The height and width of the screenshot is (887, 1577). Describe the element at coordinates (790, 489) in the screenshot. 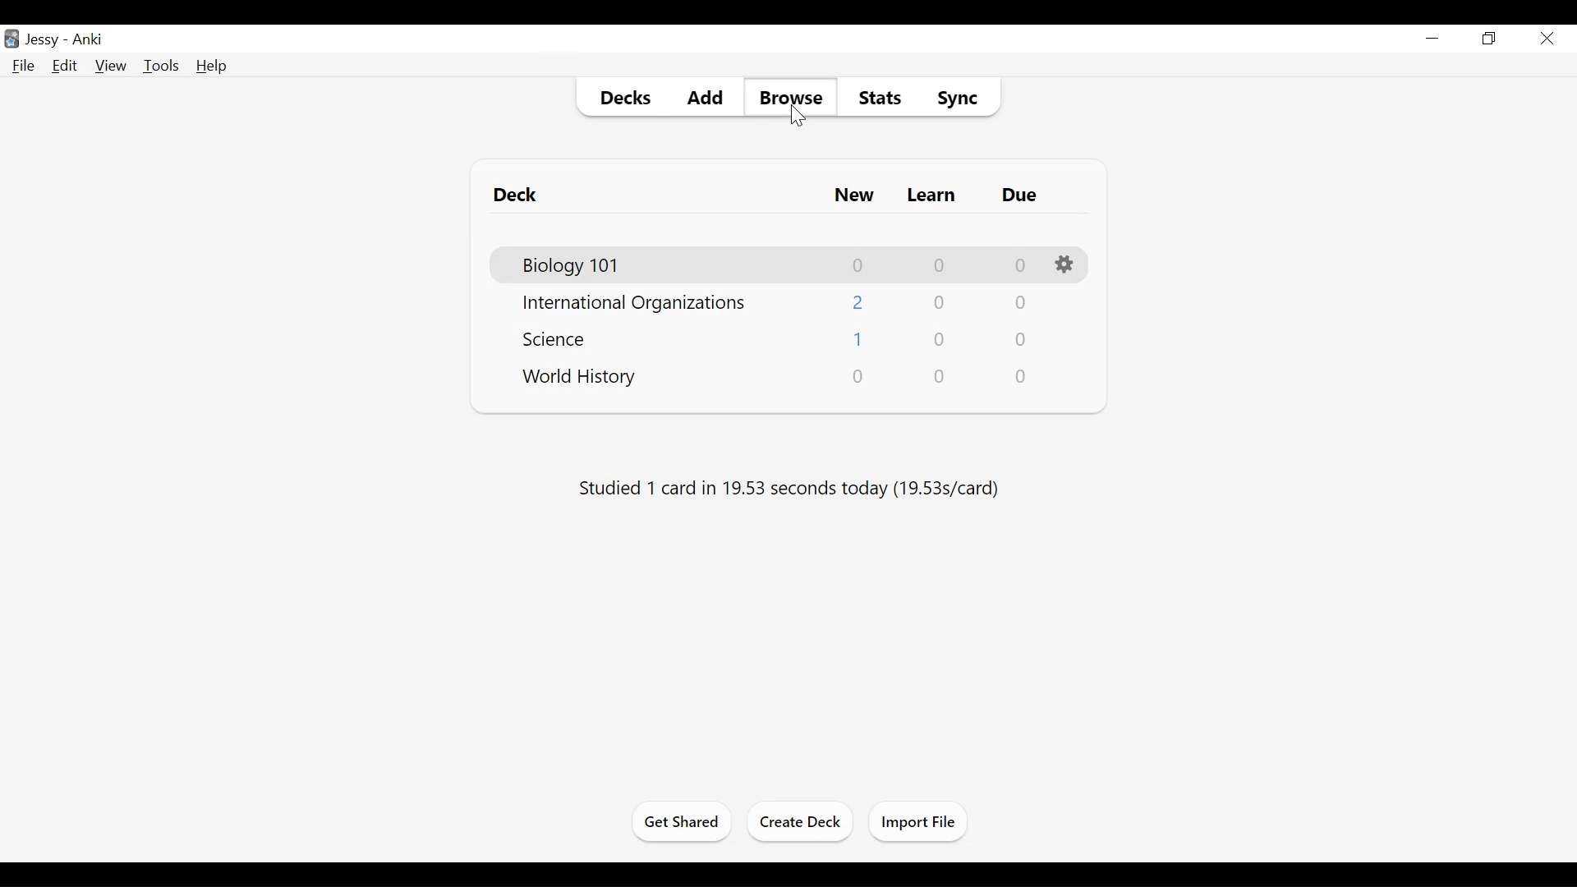

I see `Studied number of cards in number of seconds today (sec per card)` at that location.